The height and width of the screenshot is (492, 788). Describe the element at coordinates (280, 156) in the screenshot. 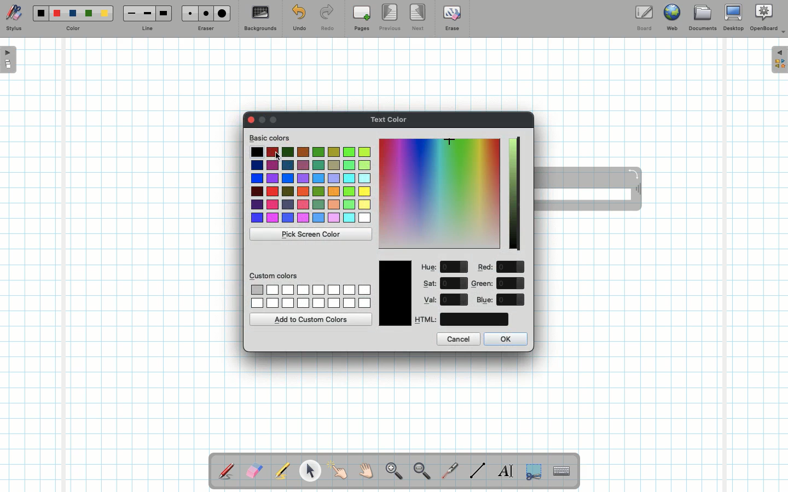

I see `cursor` at that location.